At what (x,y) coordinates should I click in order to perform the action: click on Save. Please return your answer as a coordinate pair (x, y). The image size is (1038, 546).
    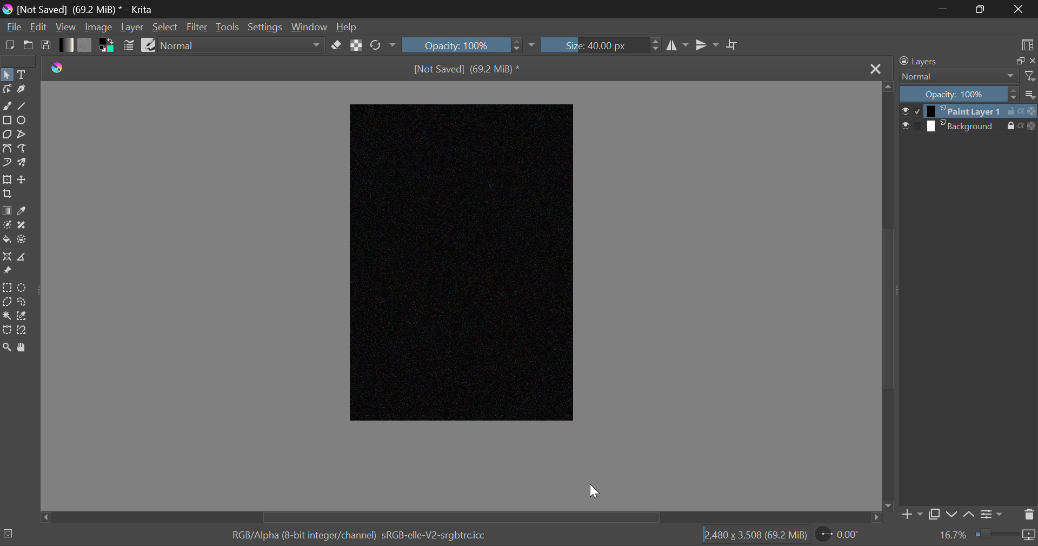
    Looking at the image, I should click on (46, 46).